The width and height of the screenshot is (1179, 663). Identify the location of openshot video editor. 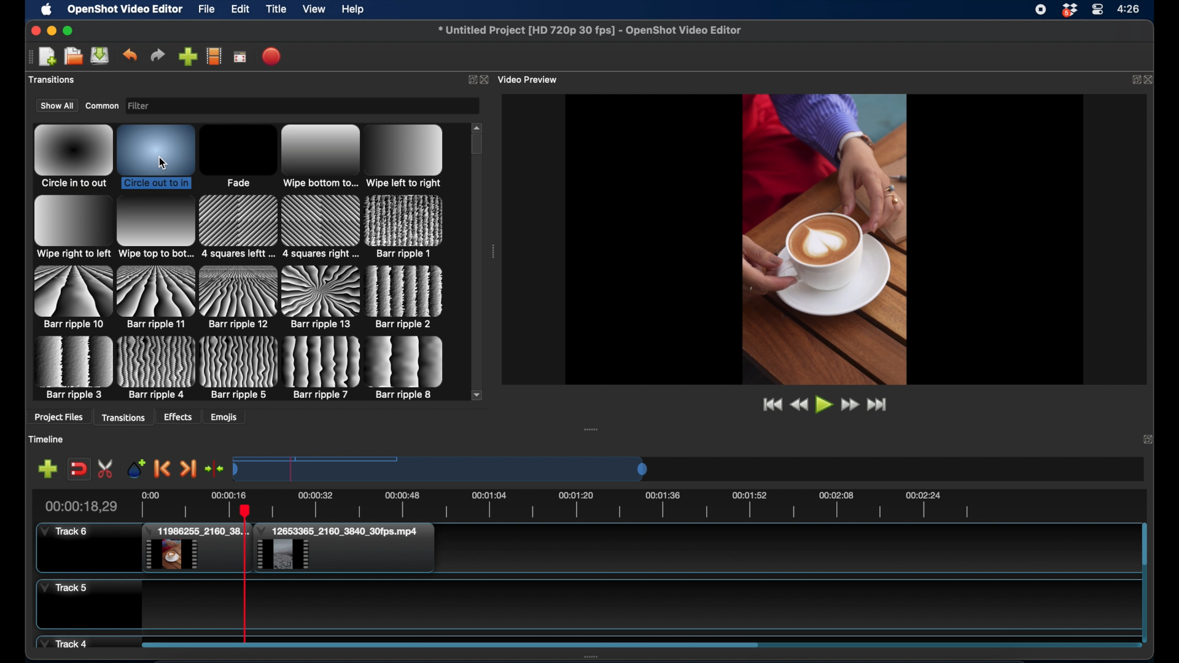
(125, 10).